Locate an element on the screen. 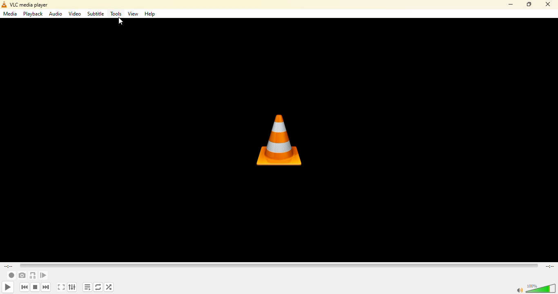 The width and height of the screenshot is (558, 294). mute is located at coordinates (518, 291).